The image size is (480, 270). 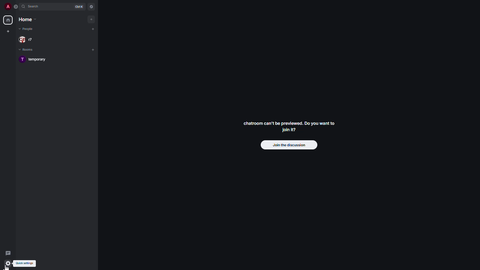 What do you see at coordinates (93, 29) in the screenshot?
I see `add` at bounding box center [93, 29].